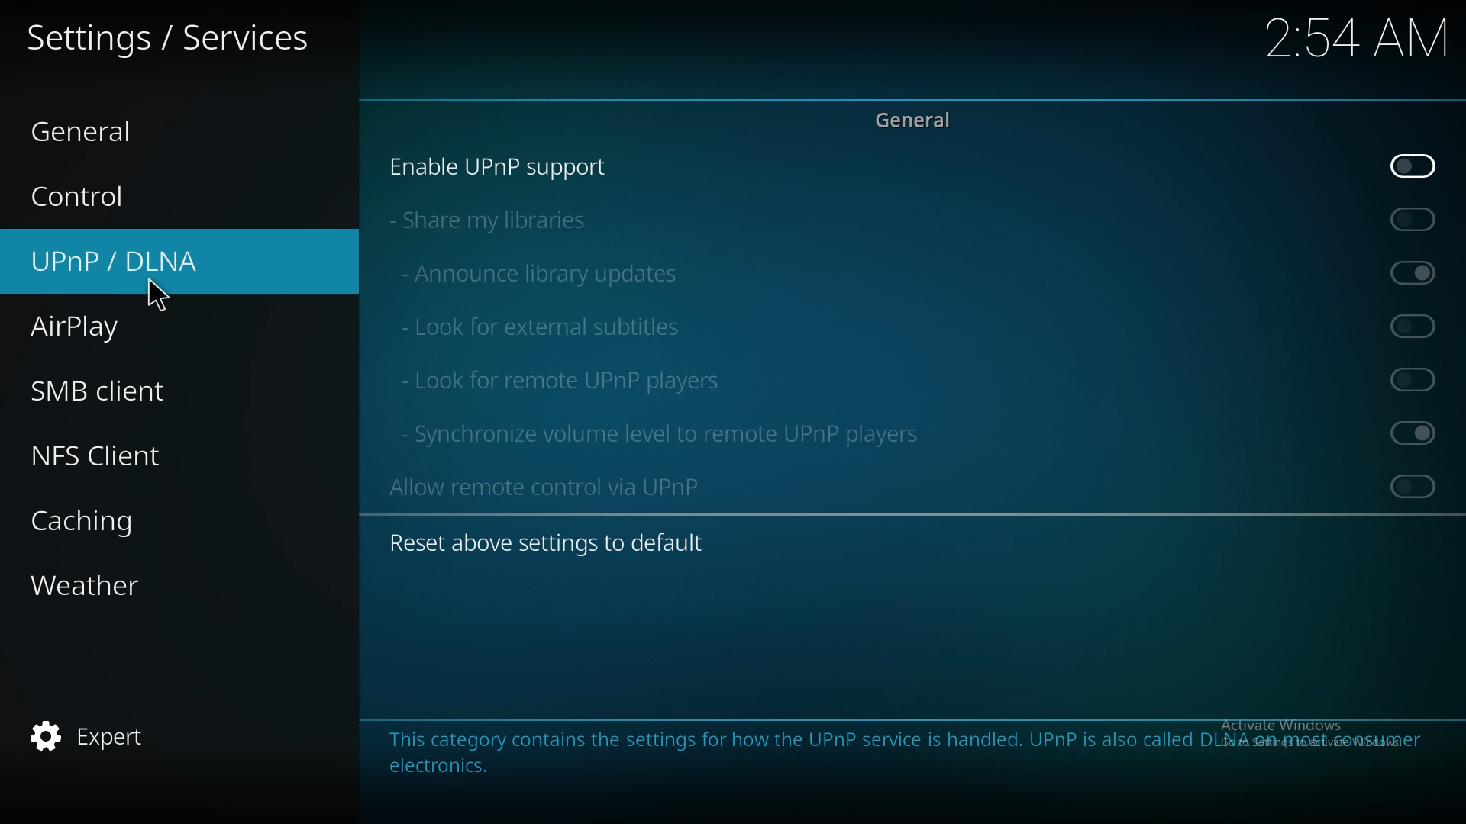  I want to click on upnp/dlna, so click(142, 262).